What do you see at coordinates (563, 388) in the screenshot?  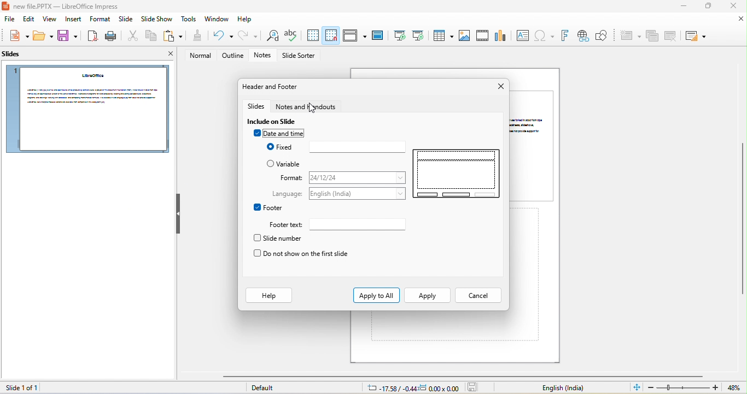 I see `text language` at bounding box center [563, 388].